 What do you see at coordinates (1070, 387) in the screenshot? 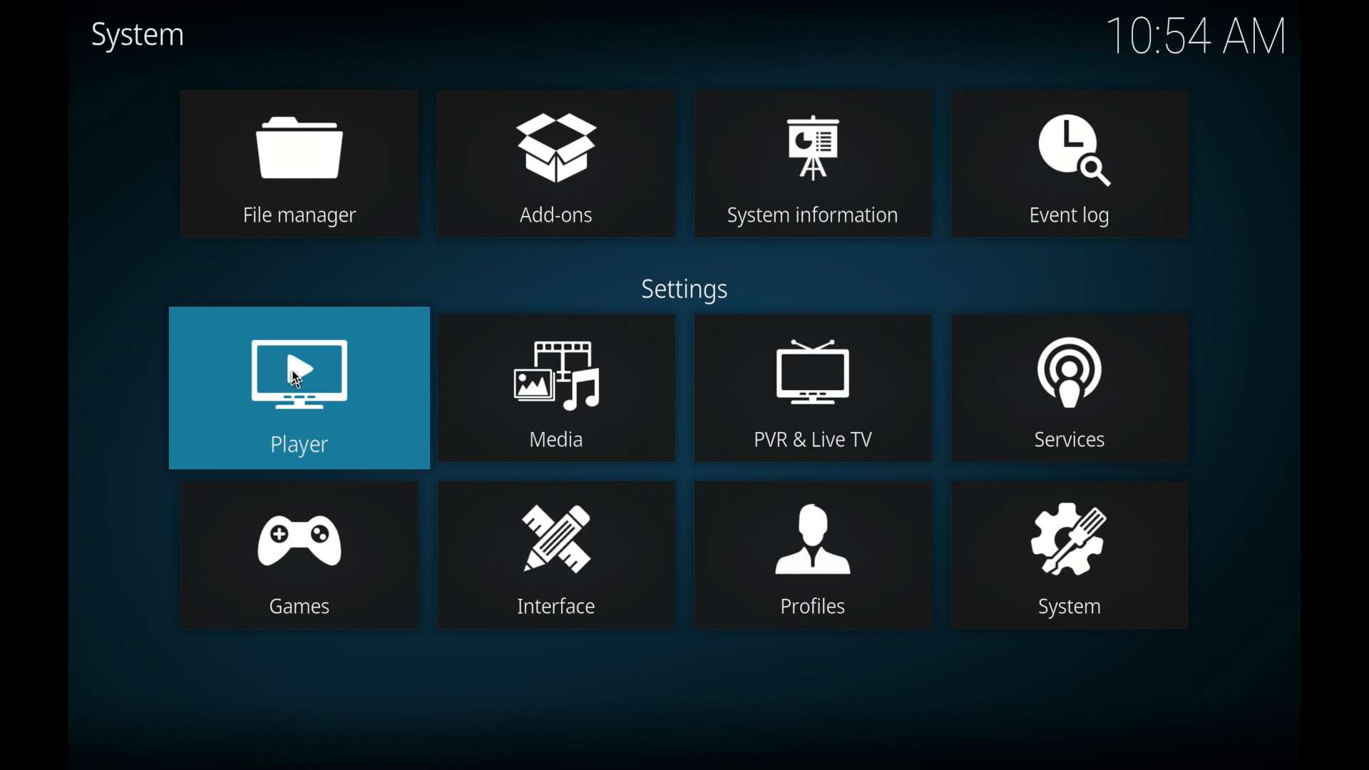
I see `services` at bounding box center [1070, 387].